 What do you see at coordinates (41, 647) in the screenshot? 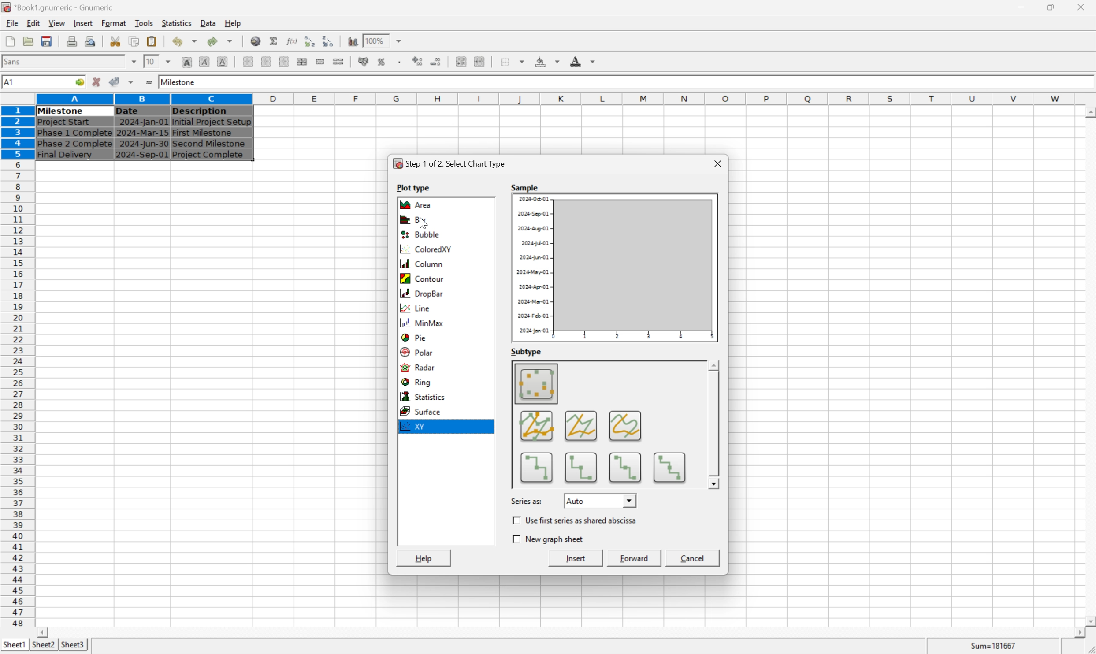
I see `sheet2` at bounding box center [41, 647].